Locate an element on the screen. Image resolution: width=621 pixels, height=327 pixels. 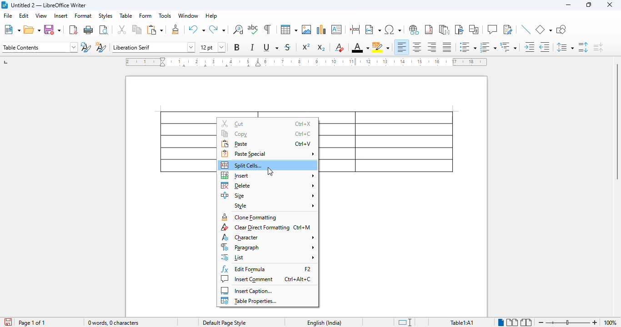
spelling is located at coordinates (253, 30).